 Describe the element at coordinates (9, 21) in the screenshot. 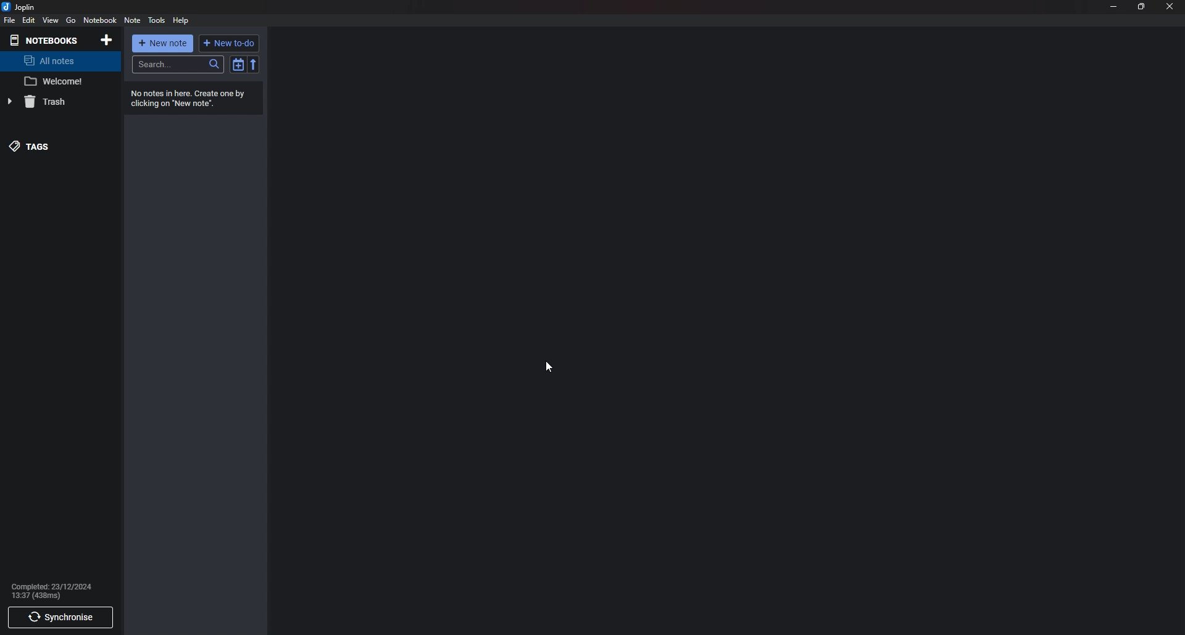

I see `File` at that location.